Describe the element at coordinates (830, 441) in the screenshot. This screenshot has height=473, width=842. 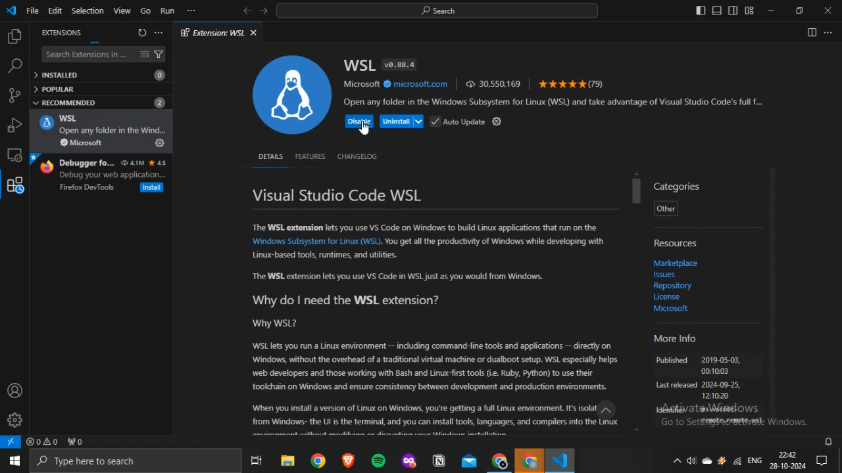
I see `notifications` at that location.